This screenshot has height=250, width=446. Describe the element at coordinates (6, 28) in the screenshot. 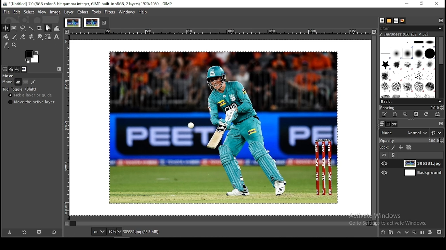

I see `selection tool` at that location.